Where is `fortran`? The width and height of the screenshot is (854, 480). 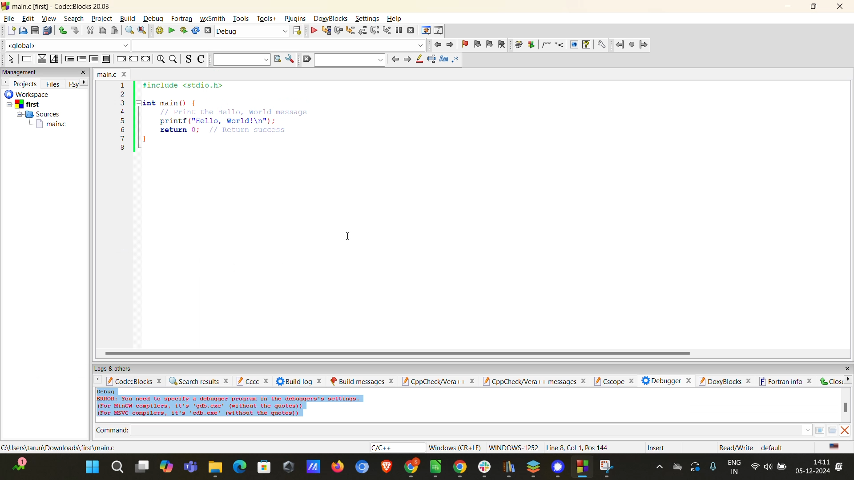
fortran is located at coordinates (183, 18).